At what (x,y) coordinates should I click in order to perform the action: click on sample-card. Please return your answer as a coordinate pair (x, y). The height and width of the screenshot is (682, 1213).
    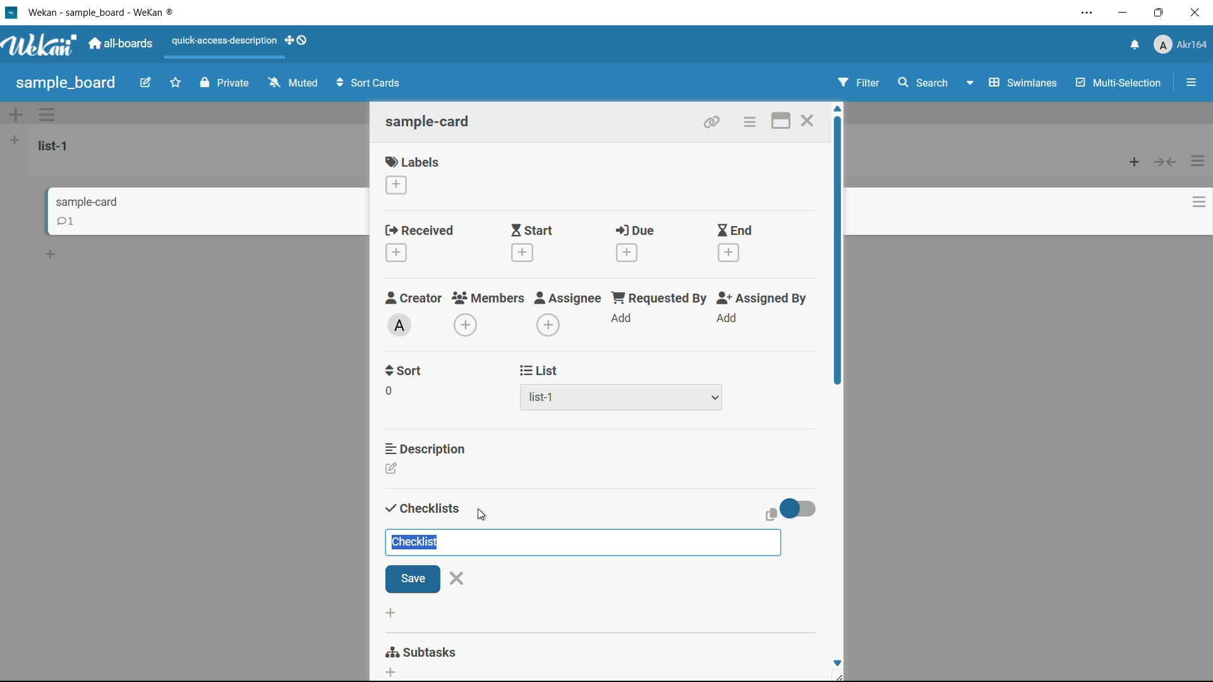
    Looking at the image, I should click on (89, 200).